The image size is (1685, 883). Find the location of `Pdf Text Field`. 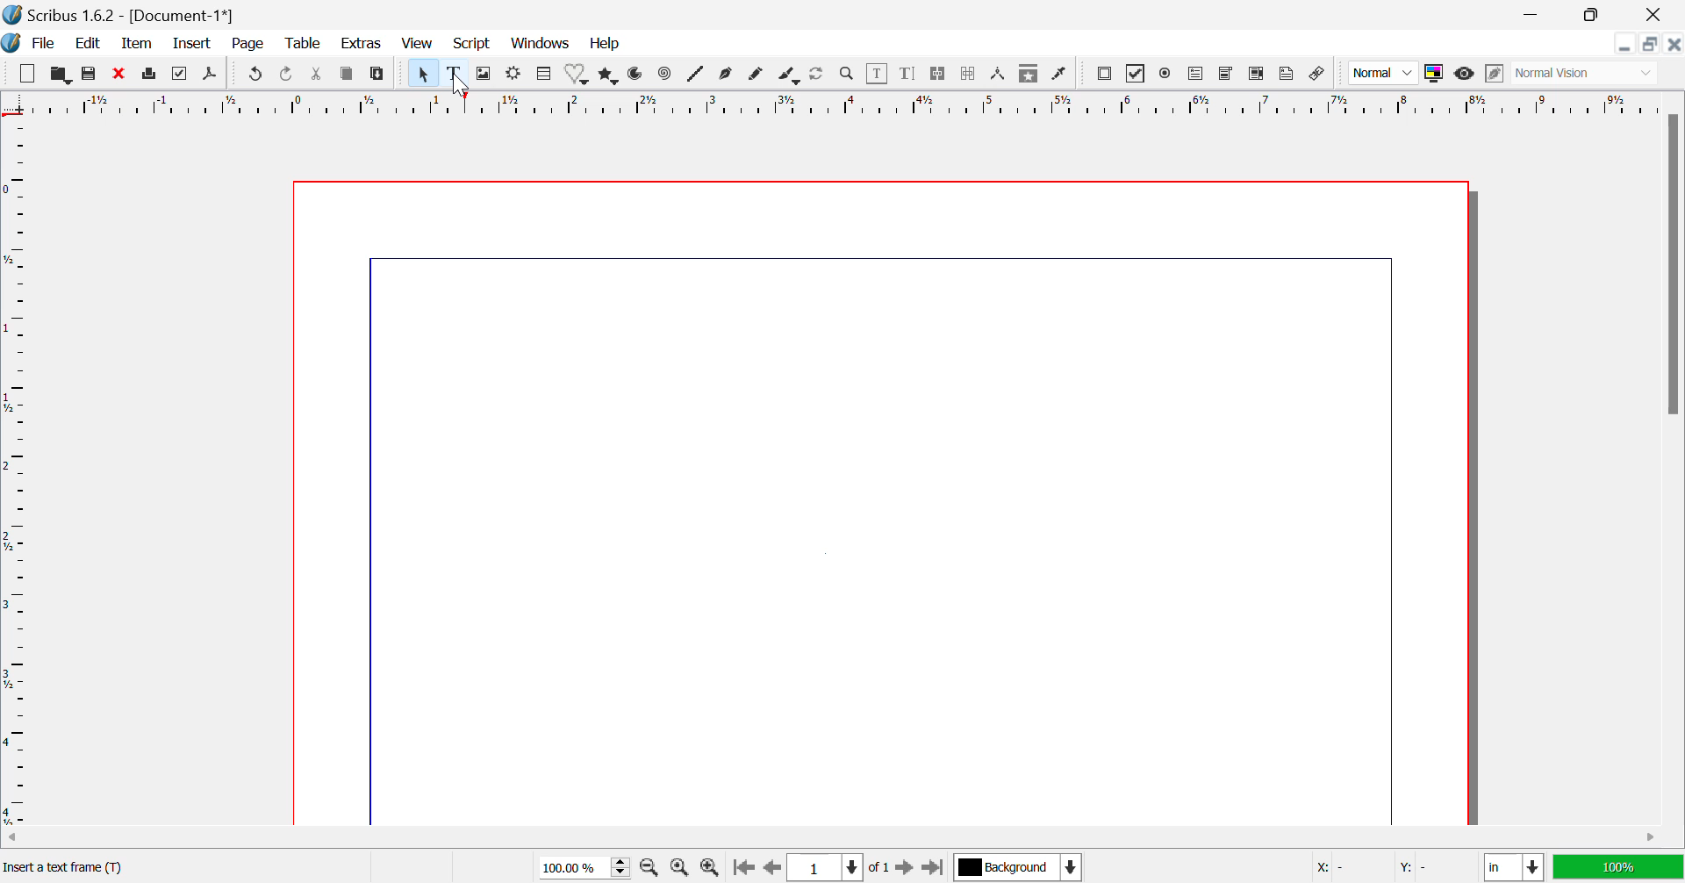

Pdf Text Field is located at coordinates (1197, 75).